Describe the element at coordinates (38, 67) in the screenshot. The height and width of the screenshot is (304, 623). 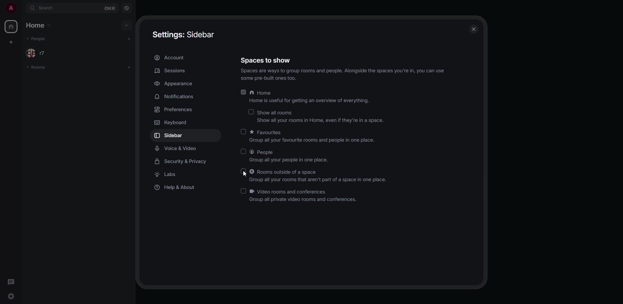
I see `rooms` at that location.